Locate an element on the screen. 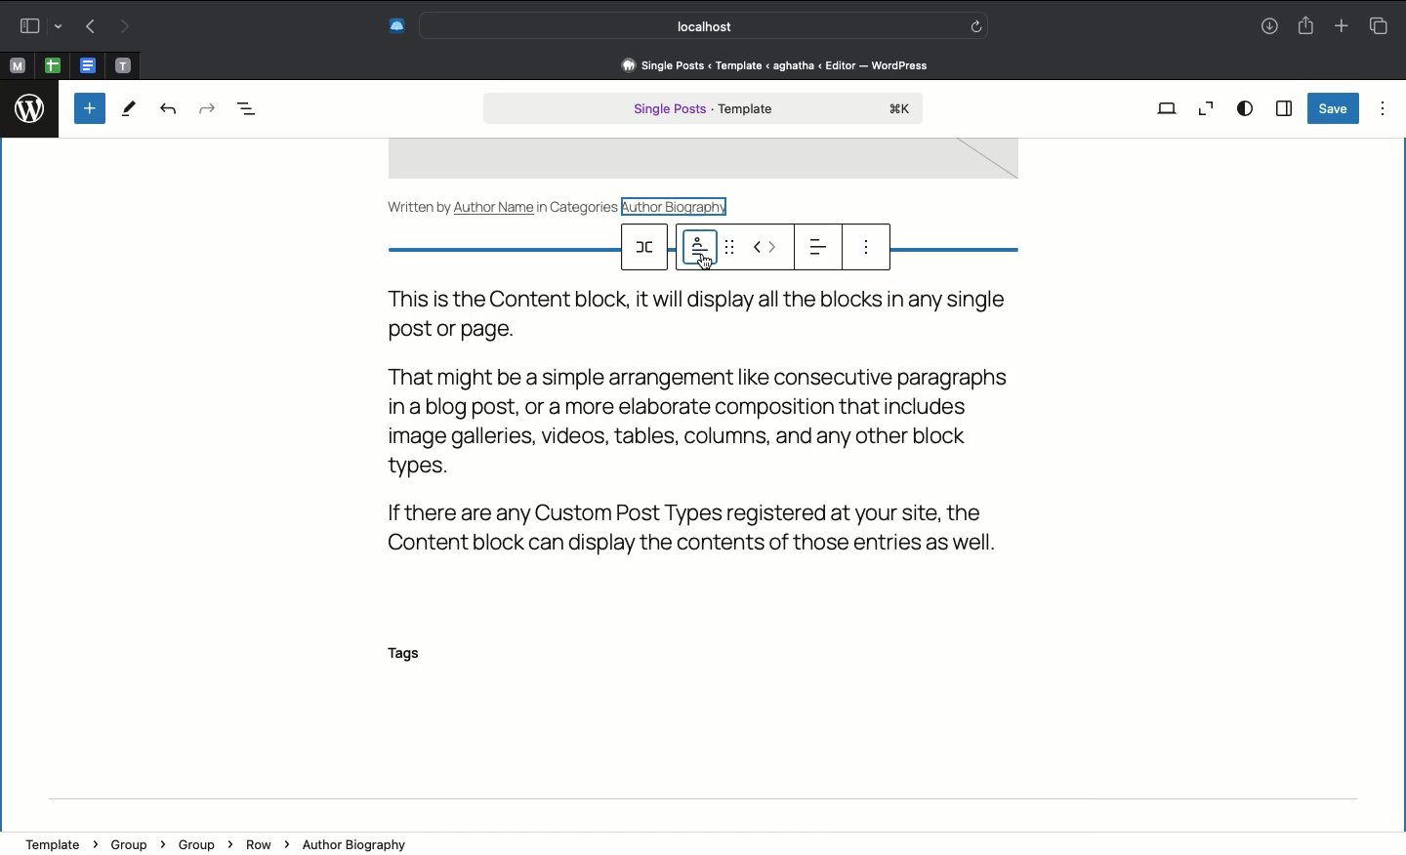 The height and width of the screenshot is (855, 1406). Document overview is located at coordinates (257, 109).